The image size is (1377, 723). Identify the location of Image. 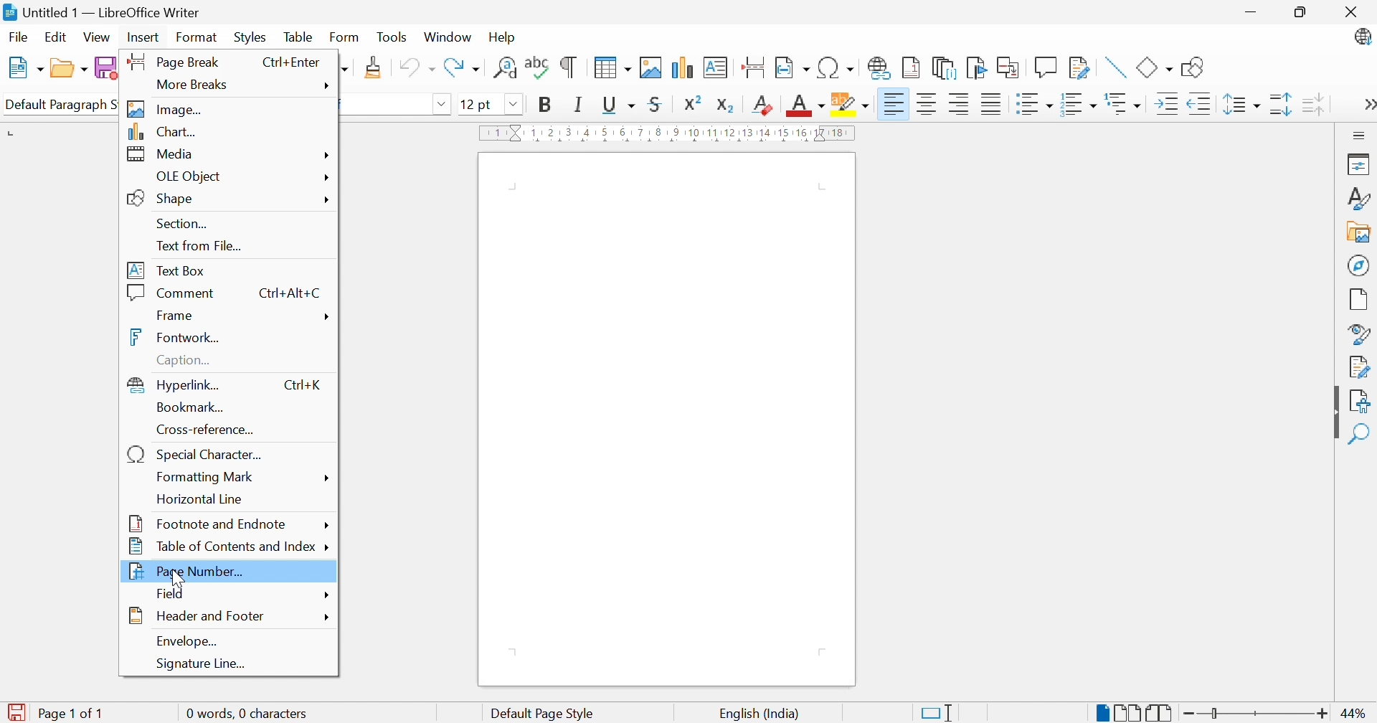
(166, 109).